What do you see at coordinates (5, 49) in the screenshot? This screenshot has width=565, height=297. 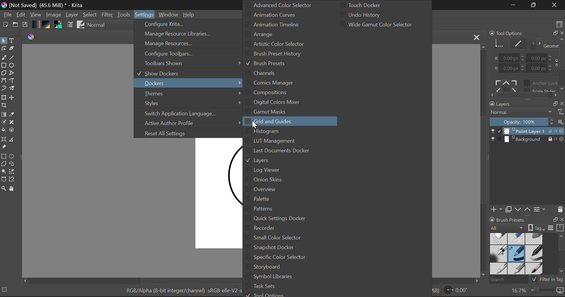 I see `Edit Shapes` at bounding box center [5, 49].